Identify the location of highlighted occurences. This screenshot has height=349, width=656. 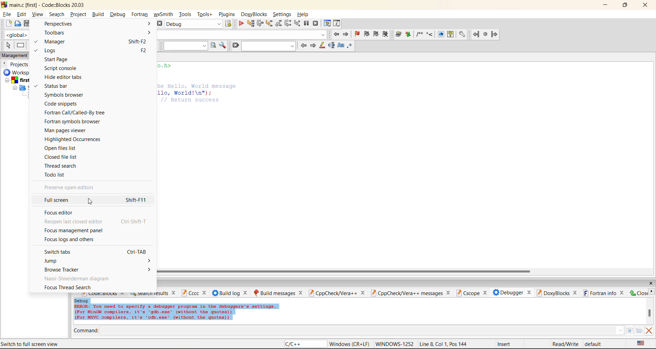
(73, 139).